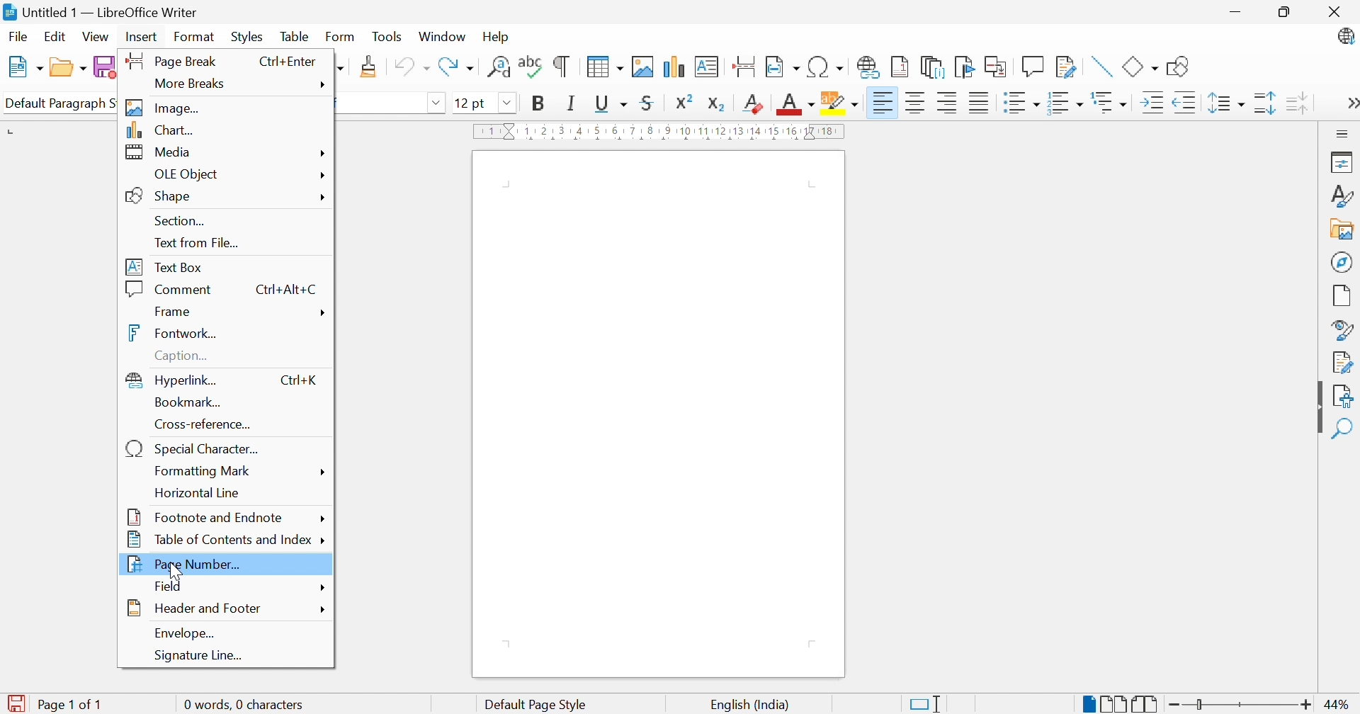  I want to click on Drop down, so click(438, 103).